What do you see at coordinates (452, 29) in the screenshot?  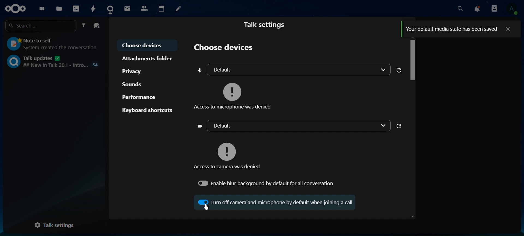 I see `text` at bounding box center [452, 29].